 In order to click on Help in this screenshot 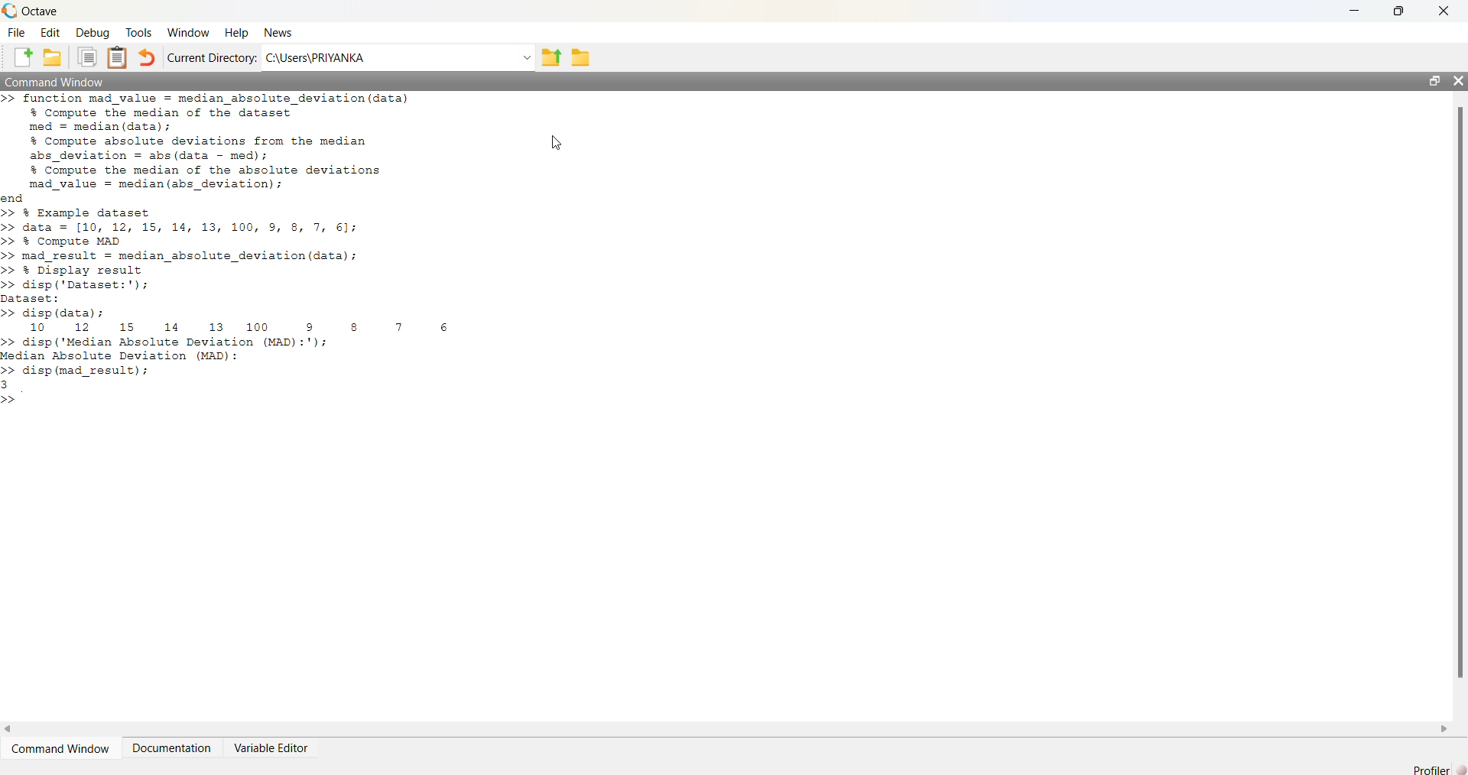, I will do `click(235, 32)`.